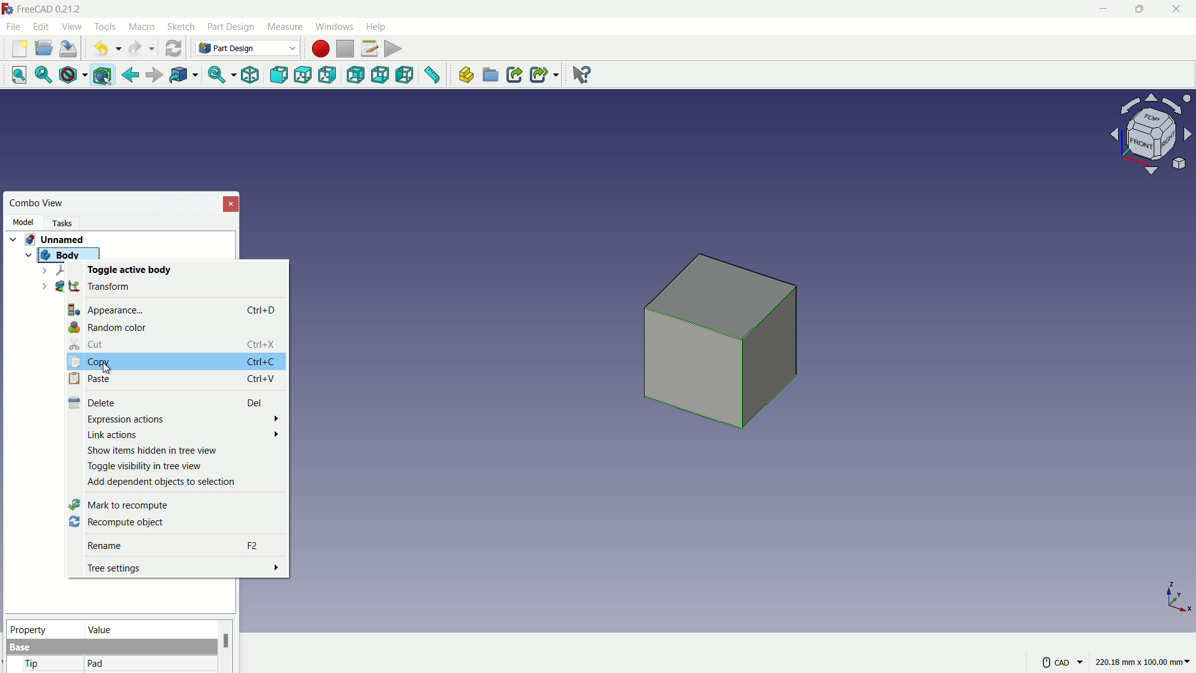  Describe the element at coordinates (183, 76) in the screenshot. I see `go to linked object` at that location.